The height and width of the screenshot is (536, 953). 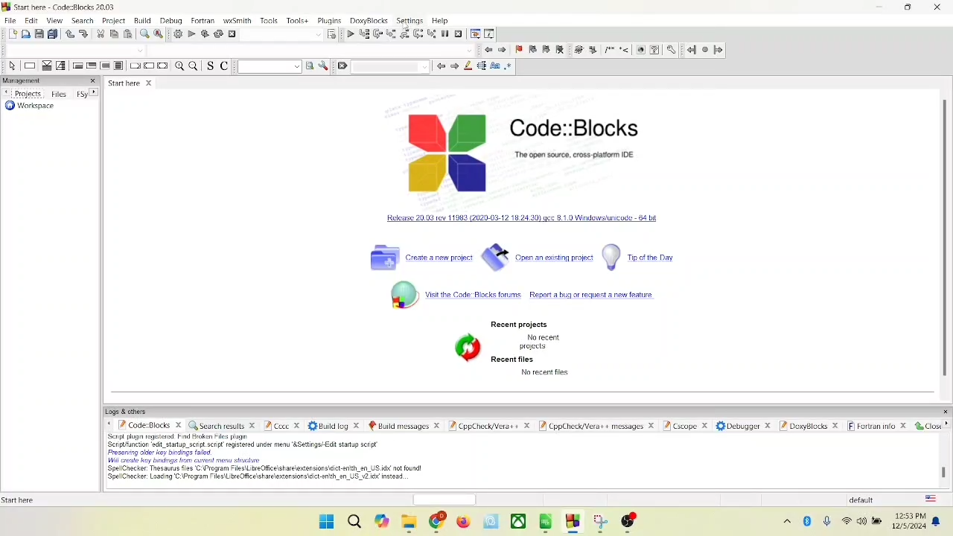 What do you see at coordinates (298, 20) in the screenshot?
I see `tools` at bounding box center [298, 20].